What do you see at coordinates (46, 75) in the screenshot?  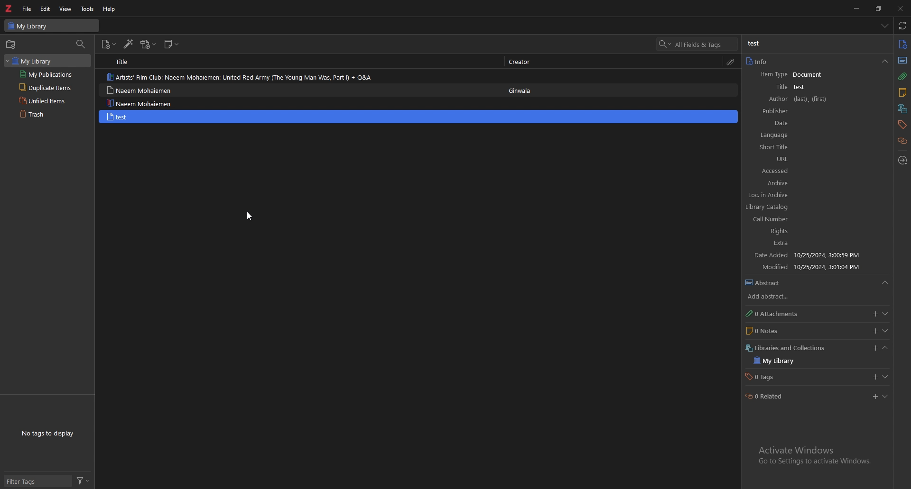 I see `my publications` at bounding box center [46, 75].